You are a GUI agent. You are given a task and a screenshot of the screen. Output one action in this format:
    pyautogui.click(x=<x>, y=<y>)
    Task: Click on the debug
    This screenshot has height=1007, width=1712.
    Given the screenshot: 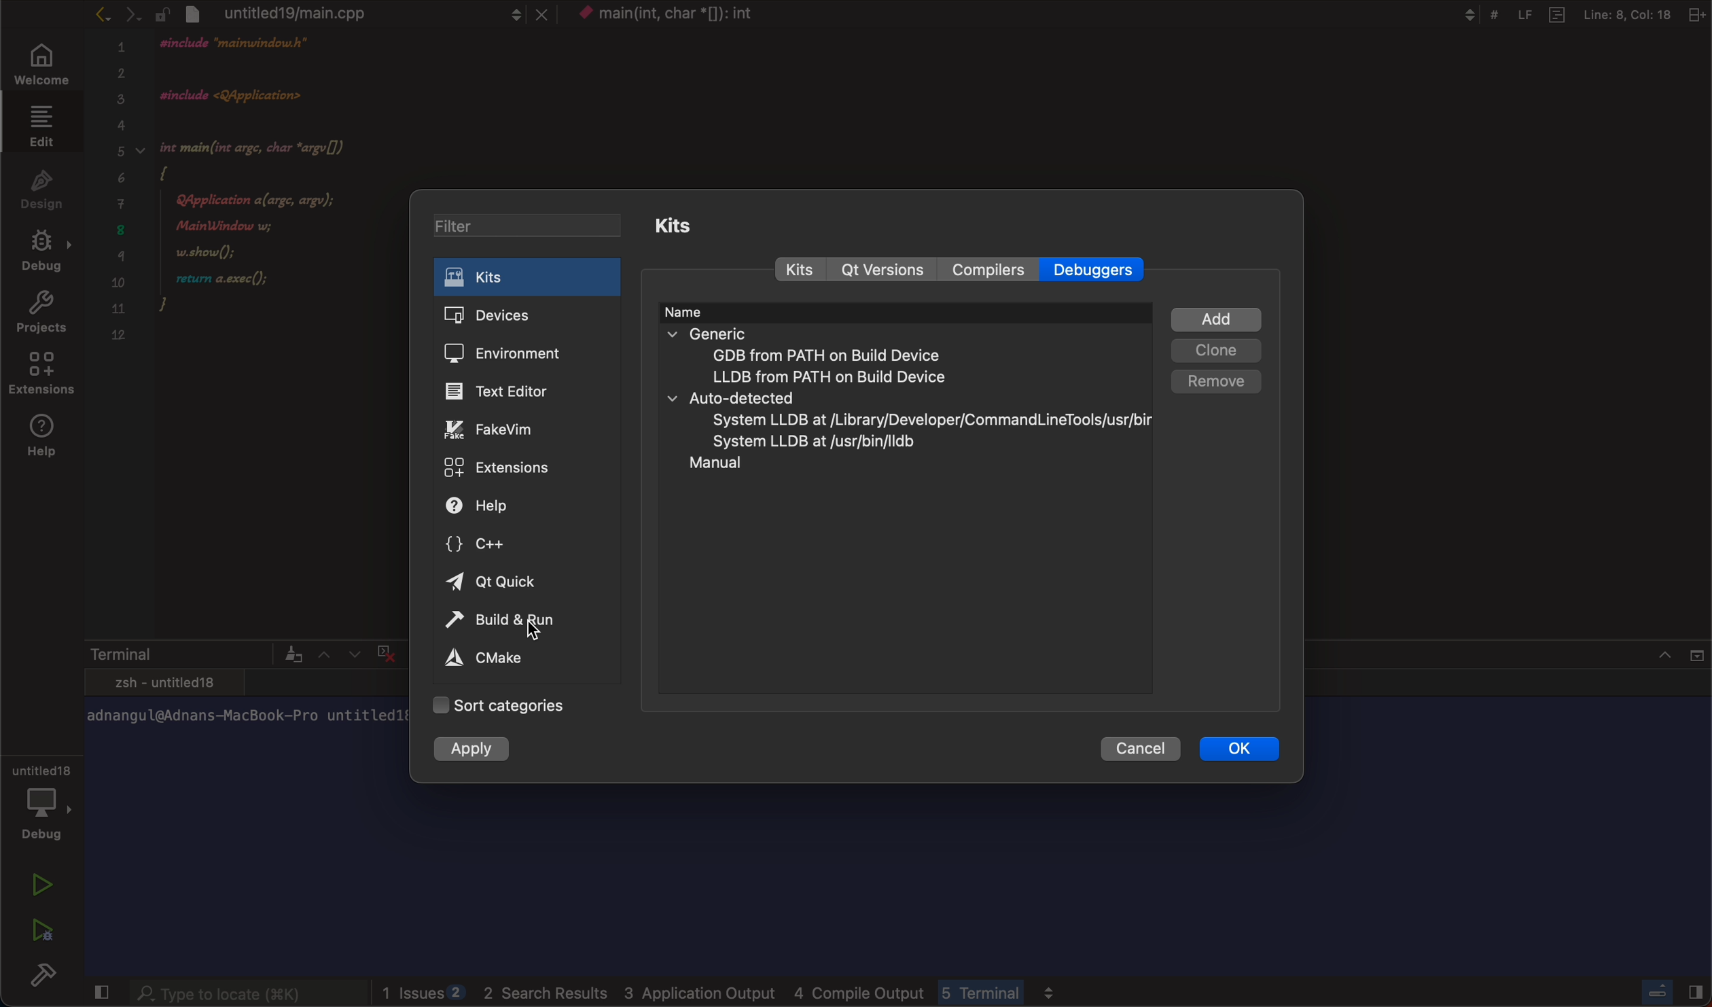 What is the action you would take?
    pyautogui.click(x=46, y=801)
    